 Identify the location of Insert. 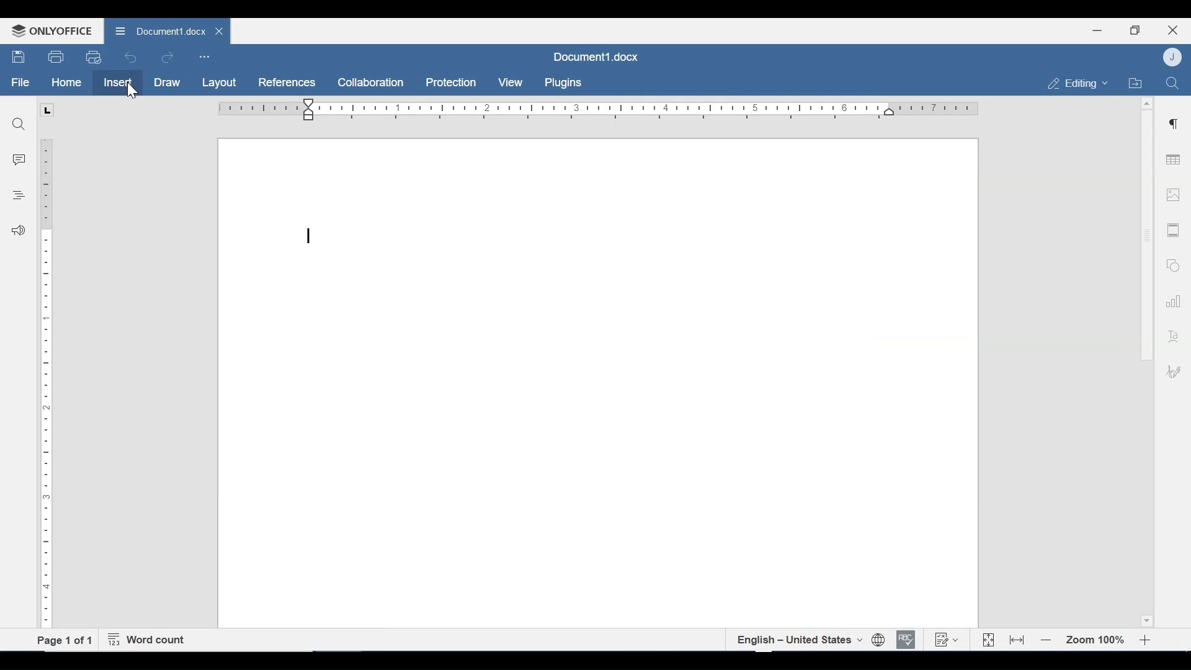
(117, 83).